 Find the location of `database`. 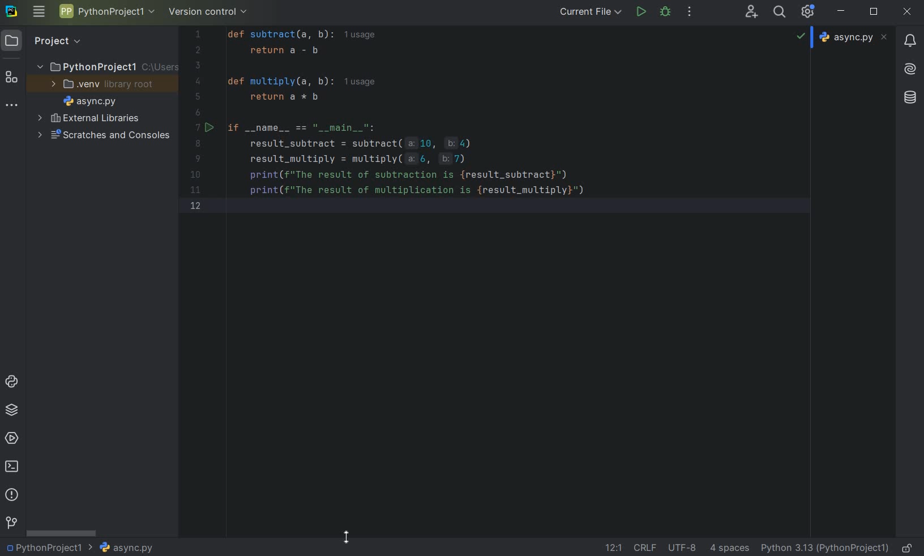

database is located at coordinates (909, 98).